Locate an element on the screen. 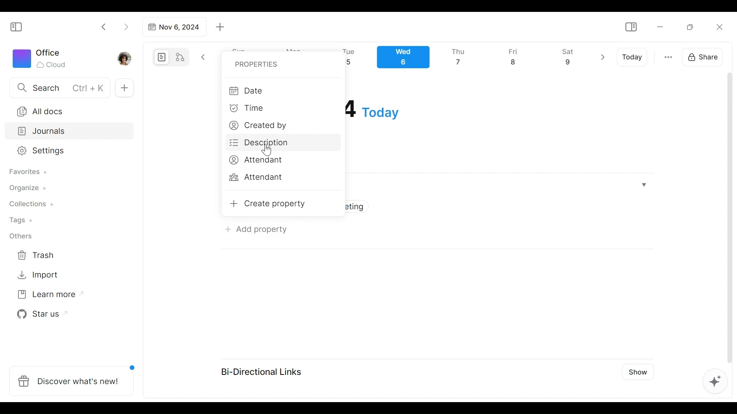 The height and width of the screenshot is (414, 737). Settings is located at coordinates (63, 151).